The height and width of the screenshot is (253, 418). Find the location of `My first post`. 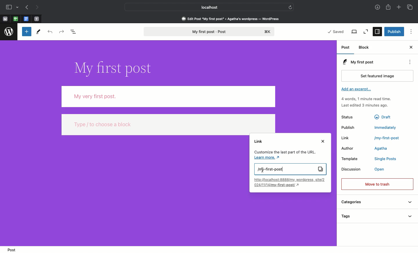

My first post is located at coordinates (210, 32).